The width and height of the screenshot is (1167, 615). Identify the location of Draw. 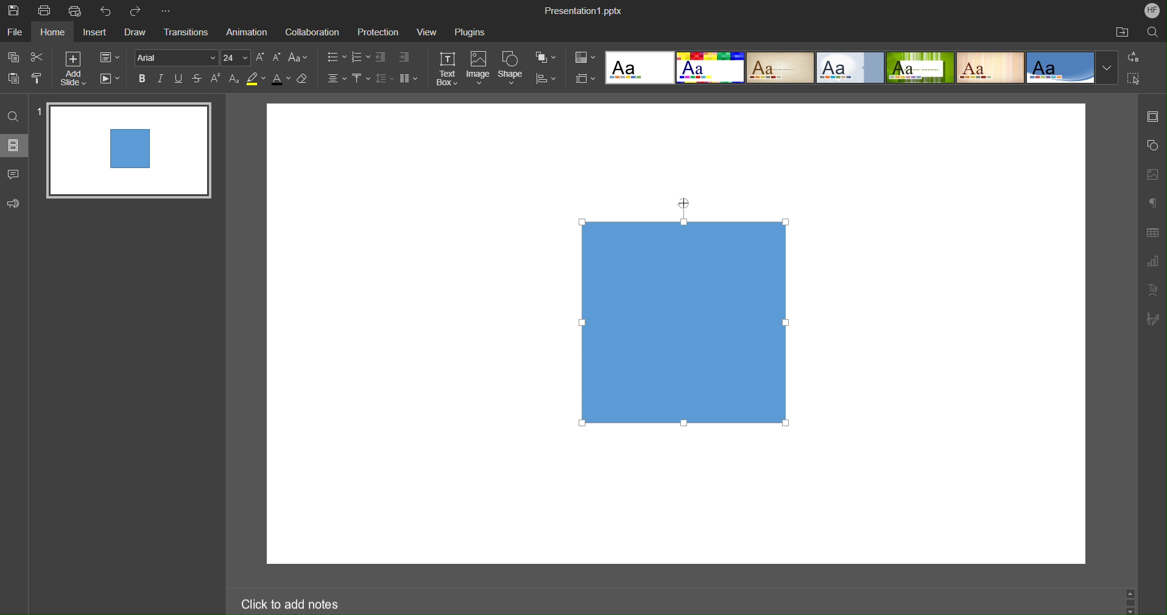
(134, 30).